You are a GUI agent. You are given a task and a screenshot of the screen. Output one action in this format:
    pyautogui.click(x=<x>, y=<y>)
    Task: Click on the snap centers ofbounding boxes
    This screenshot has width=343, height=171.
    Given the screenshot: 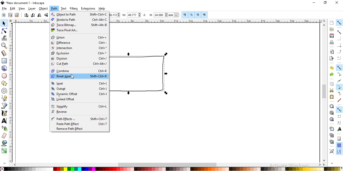 What is the action you would take?
    pyautogui.click(x=339, y=57)
    